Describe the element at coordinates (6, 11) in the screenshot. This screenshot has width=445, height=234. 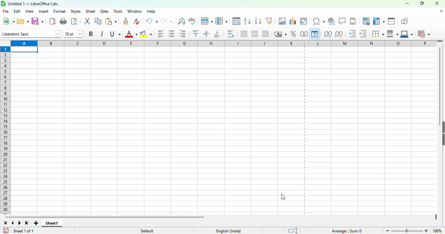
I see `file` at that location.